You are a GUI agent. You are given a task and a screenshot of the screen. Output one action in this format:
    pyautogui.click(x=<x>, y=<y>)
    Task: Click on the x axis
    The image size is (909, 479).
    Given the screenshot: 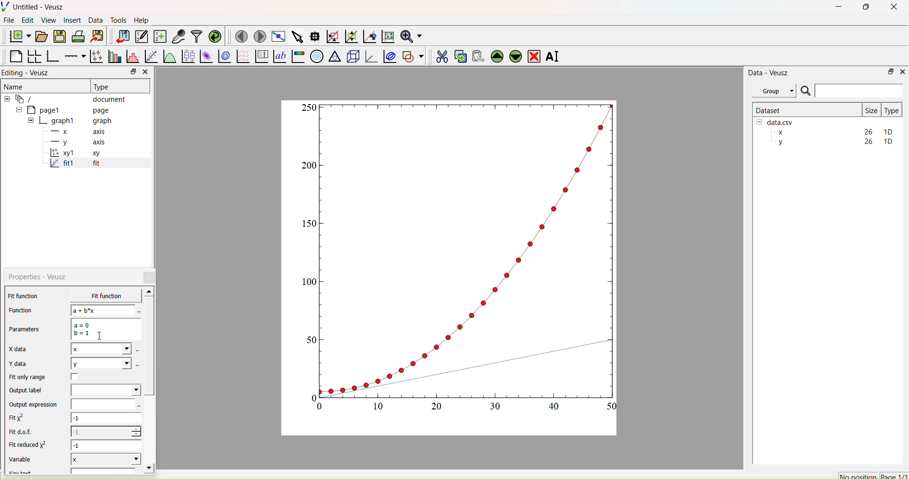 What is the action you would take?
    pyautogui.click(x=77, y=131)
    